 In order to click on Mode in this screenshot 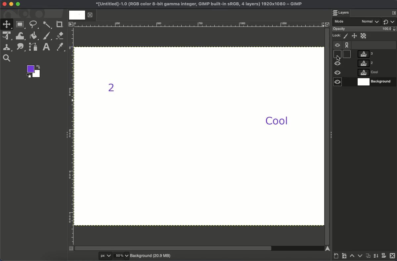, I will do `click(357, 22)`.